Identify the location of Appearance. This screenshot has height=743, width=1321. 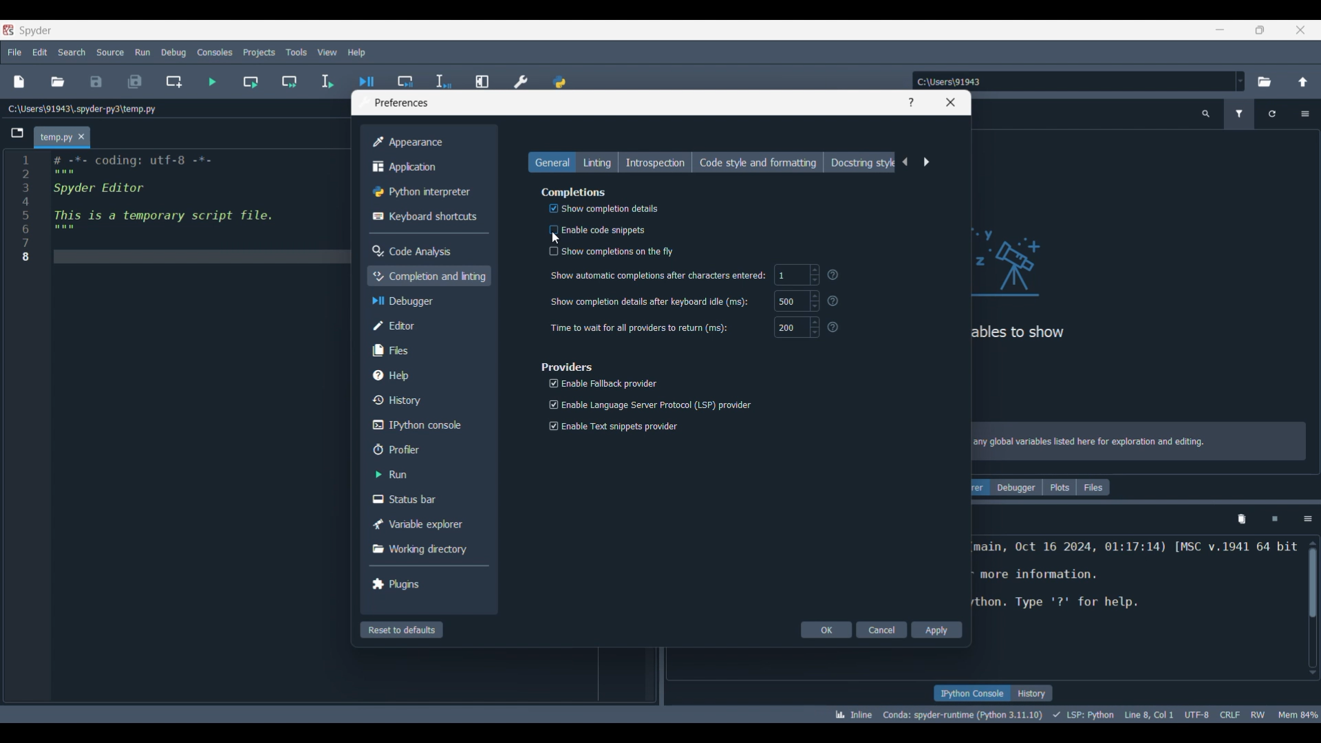
(425, 142).